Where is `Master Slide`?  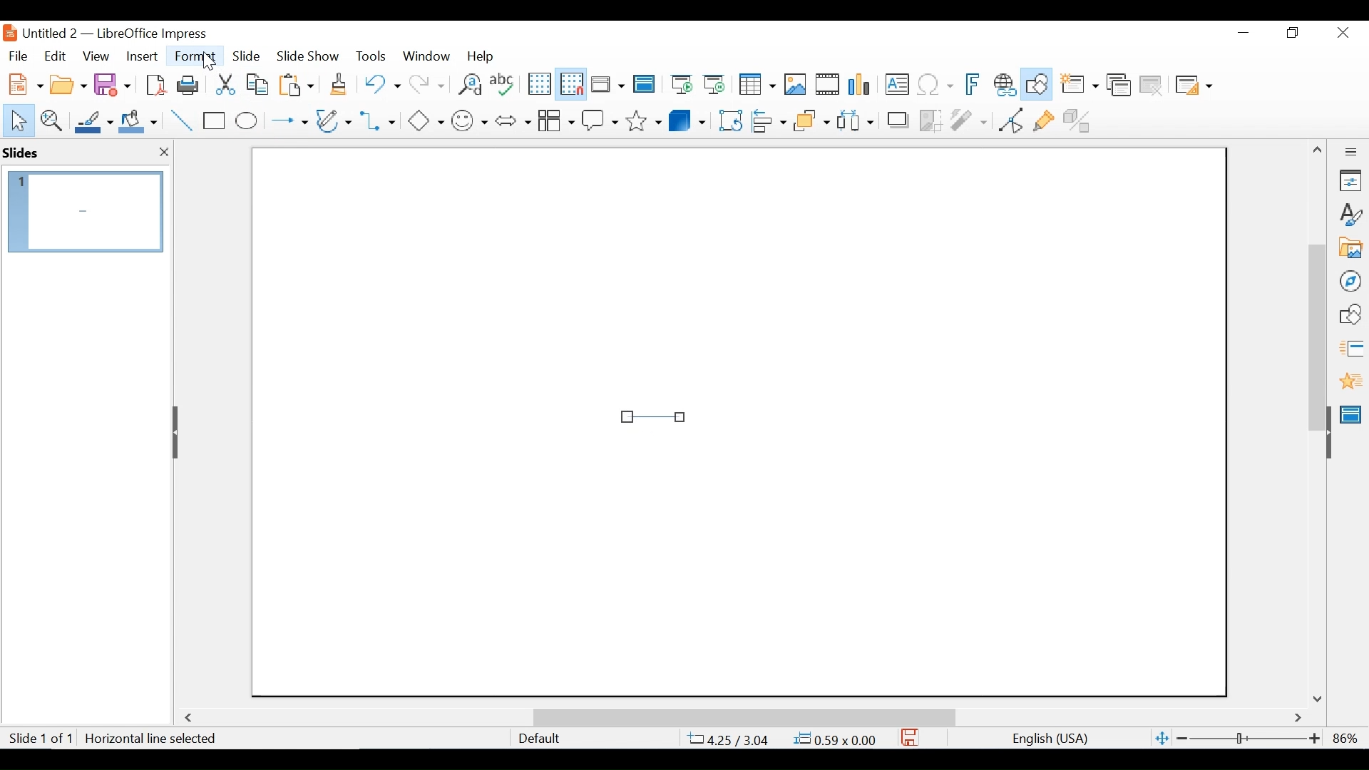 Master Slide is located at coordinates (1353, 413).